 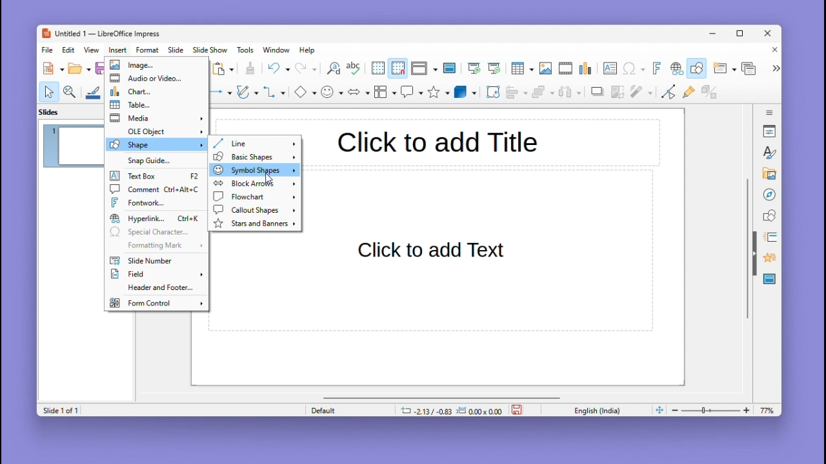 I want to click on Double arrow, so click(x=359, y=91).